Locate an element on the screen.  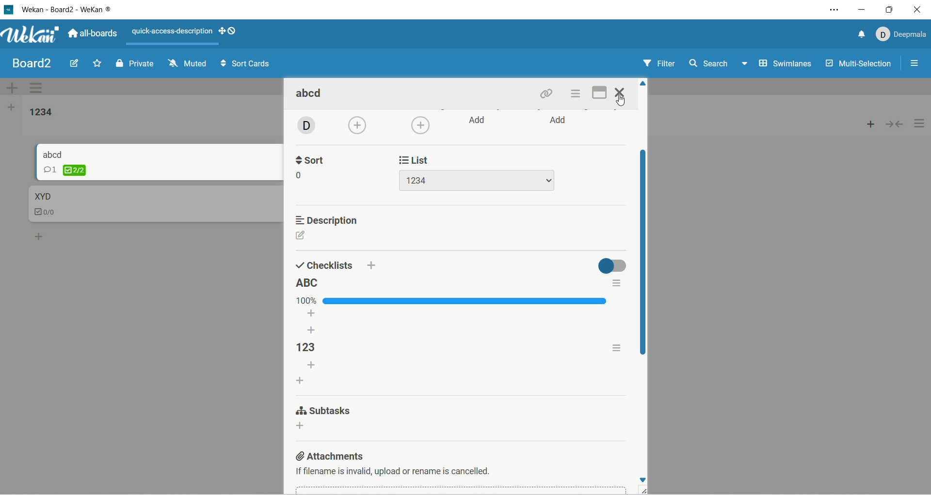
card title is located at coordinates (311, 94).